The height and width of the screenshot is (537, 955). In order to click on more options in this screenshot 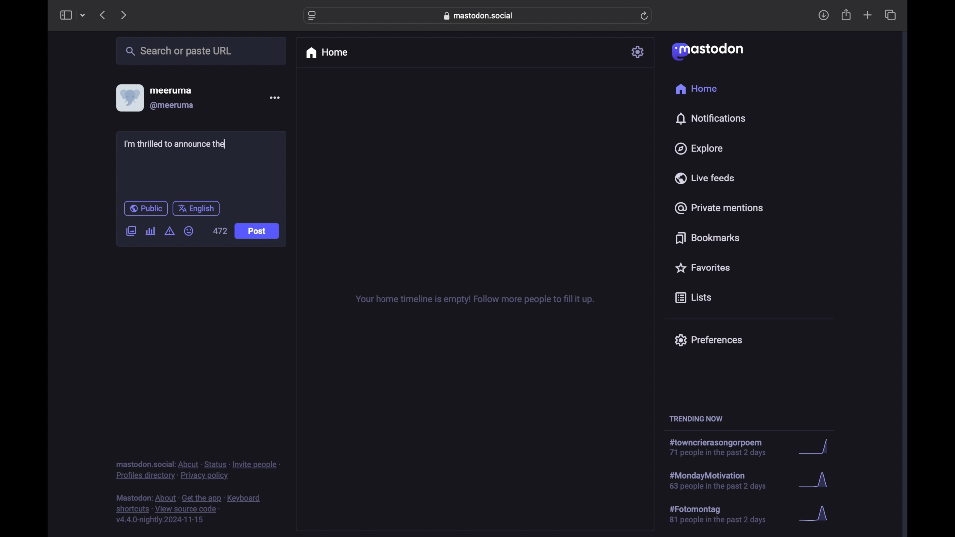, I will do `click(274, 97)`.